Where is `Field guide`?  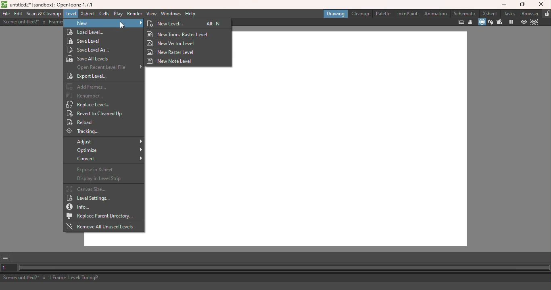 Field guide is located at coordinates (471, 23).